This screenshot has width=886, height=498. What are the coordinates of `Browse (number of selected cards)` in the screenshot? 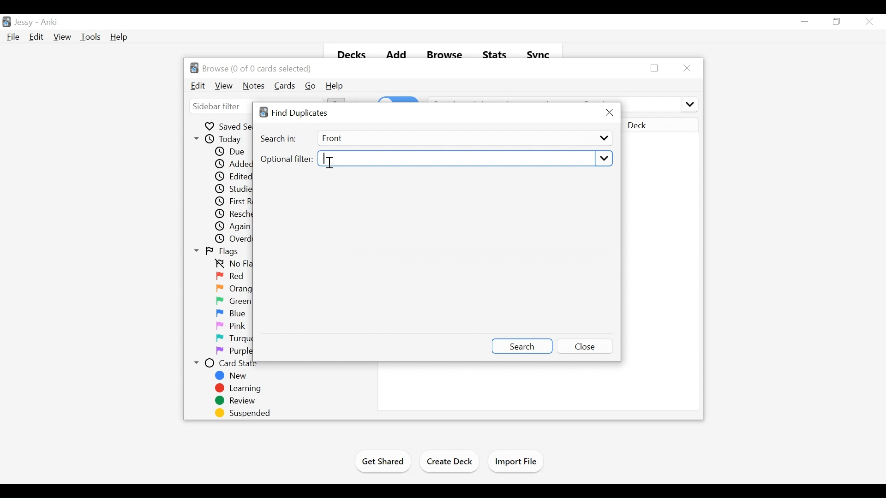 It's located at (251, 68).